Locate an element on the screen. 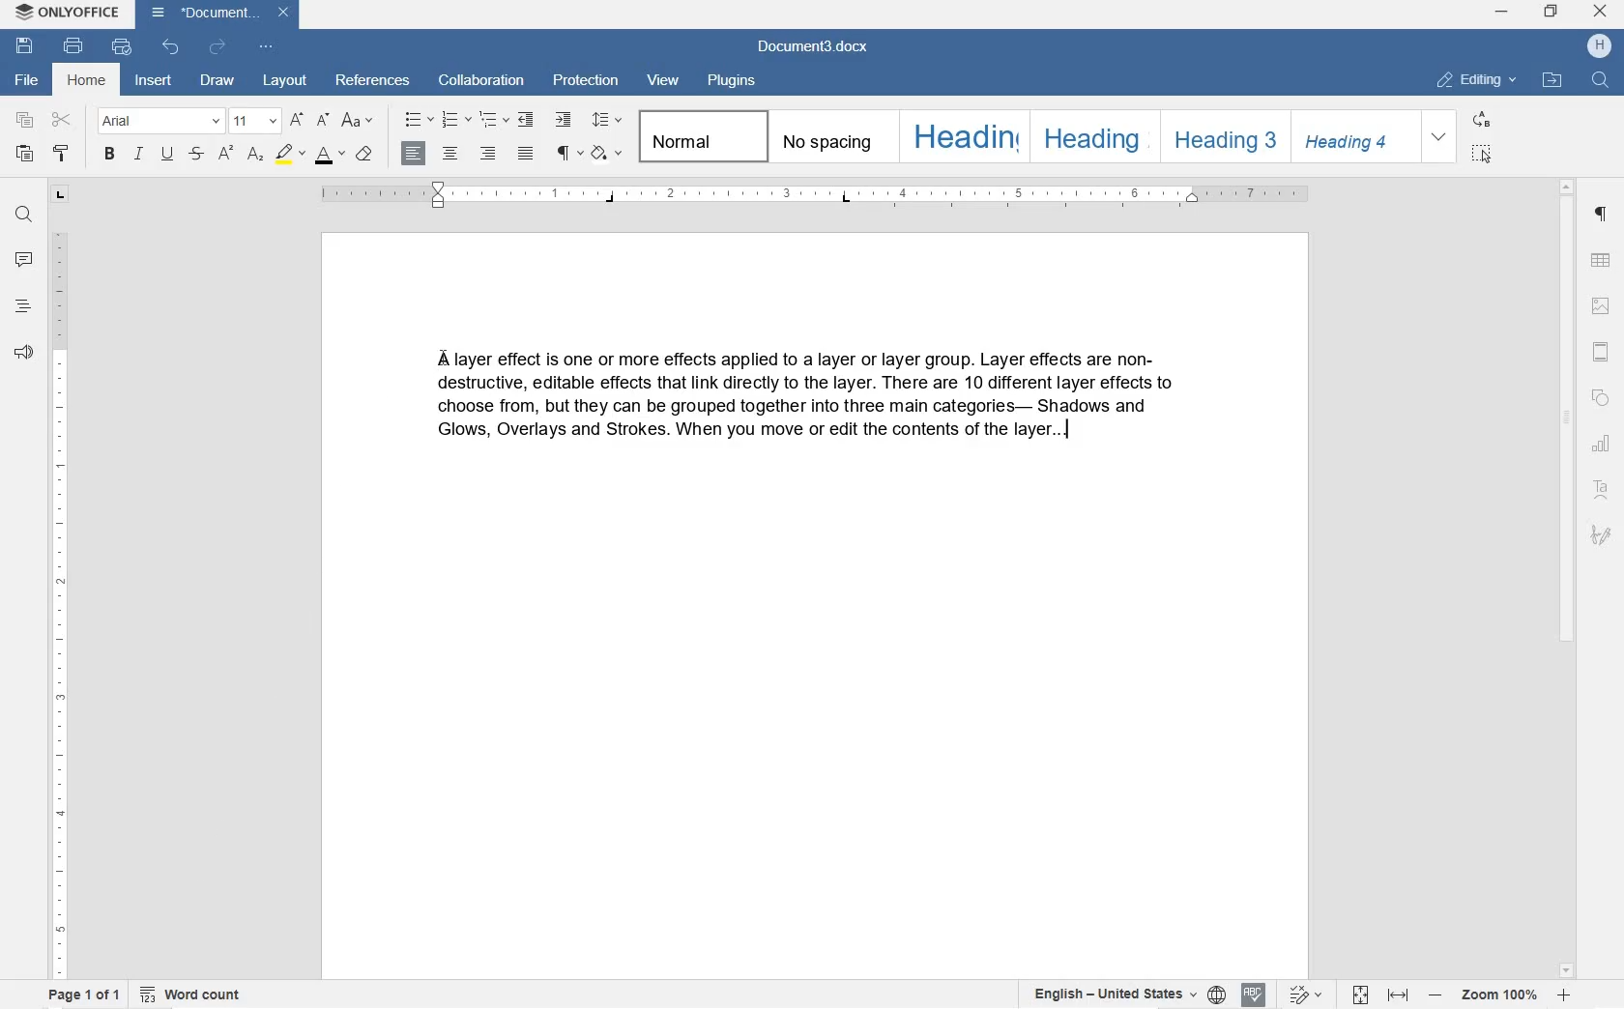 The image size is (1624, 1009). SAVE is located at coordinates (25, 48).